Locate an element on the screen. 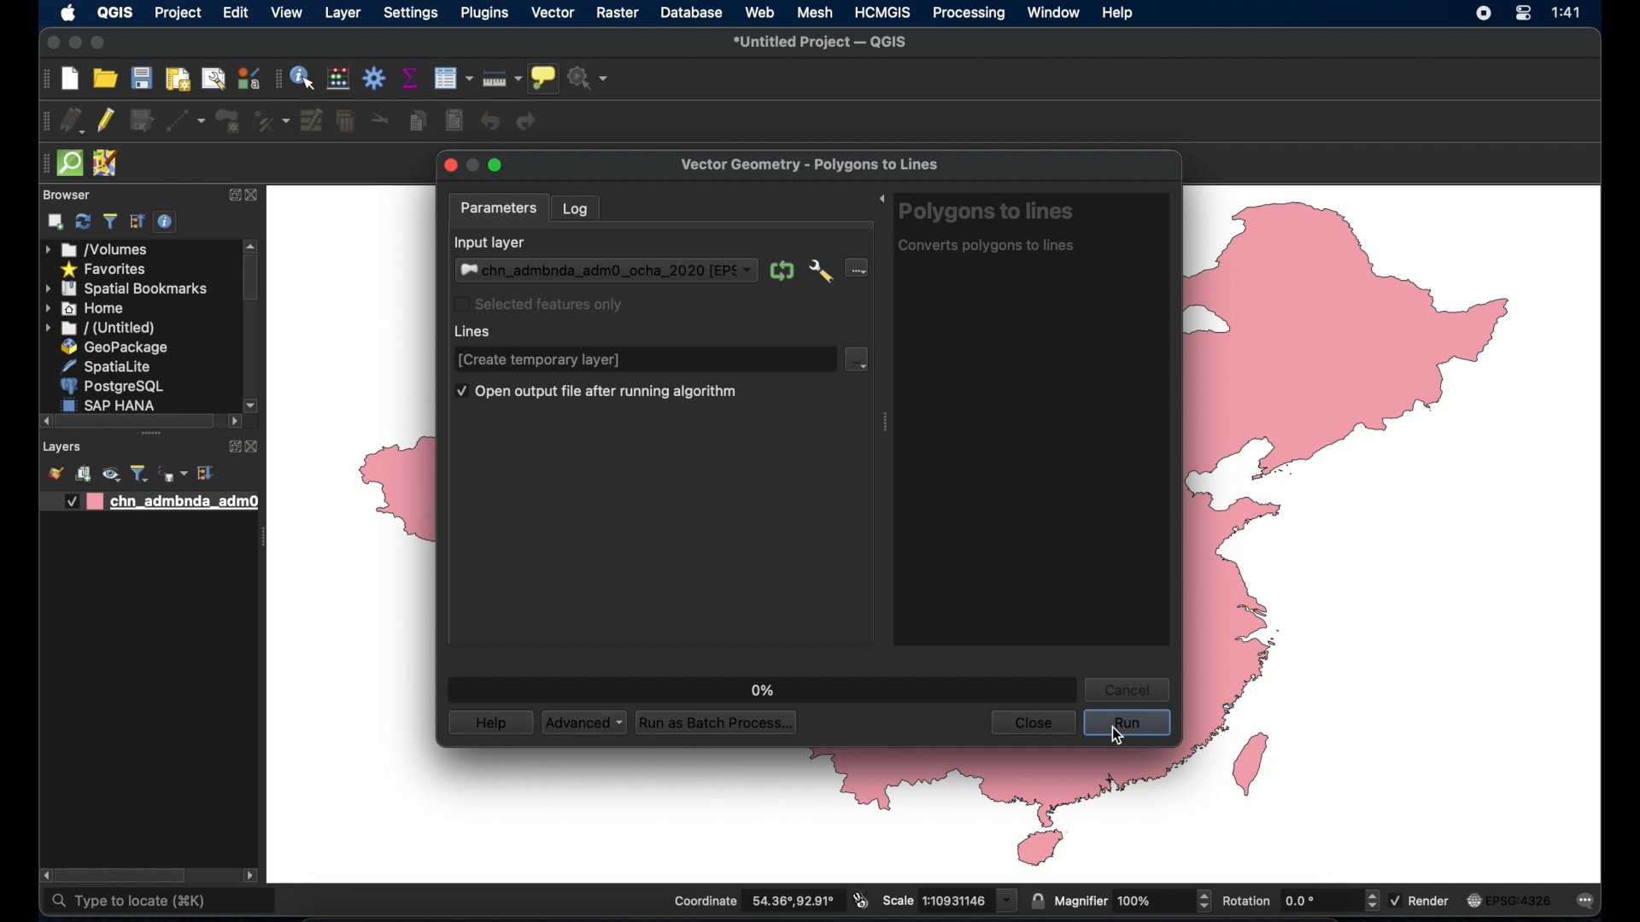 The height and width of the screenshot is (922, 1640). help is located at coordinates (1120, 15).